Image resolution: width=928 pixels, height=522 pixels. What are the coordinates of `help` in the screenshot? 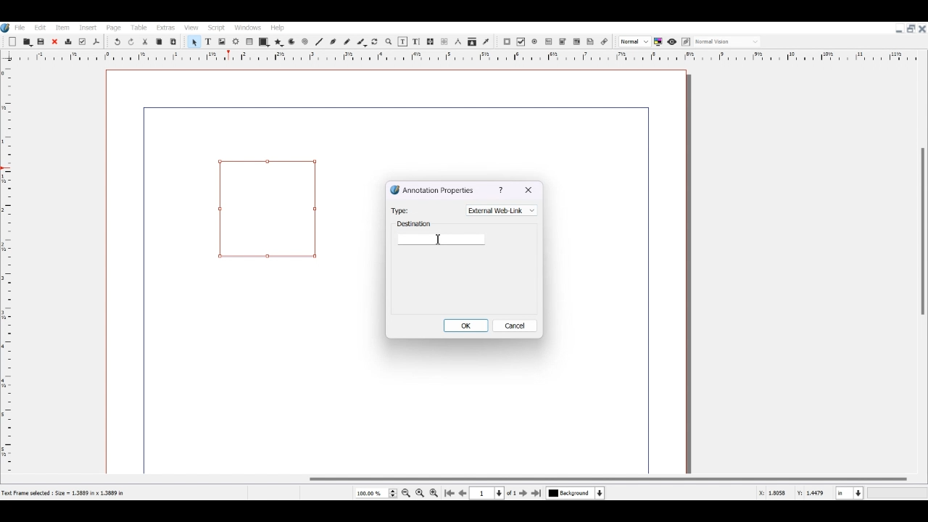 It's located at (502, 190).